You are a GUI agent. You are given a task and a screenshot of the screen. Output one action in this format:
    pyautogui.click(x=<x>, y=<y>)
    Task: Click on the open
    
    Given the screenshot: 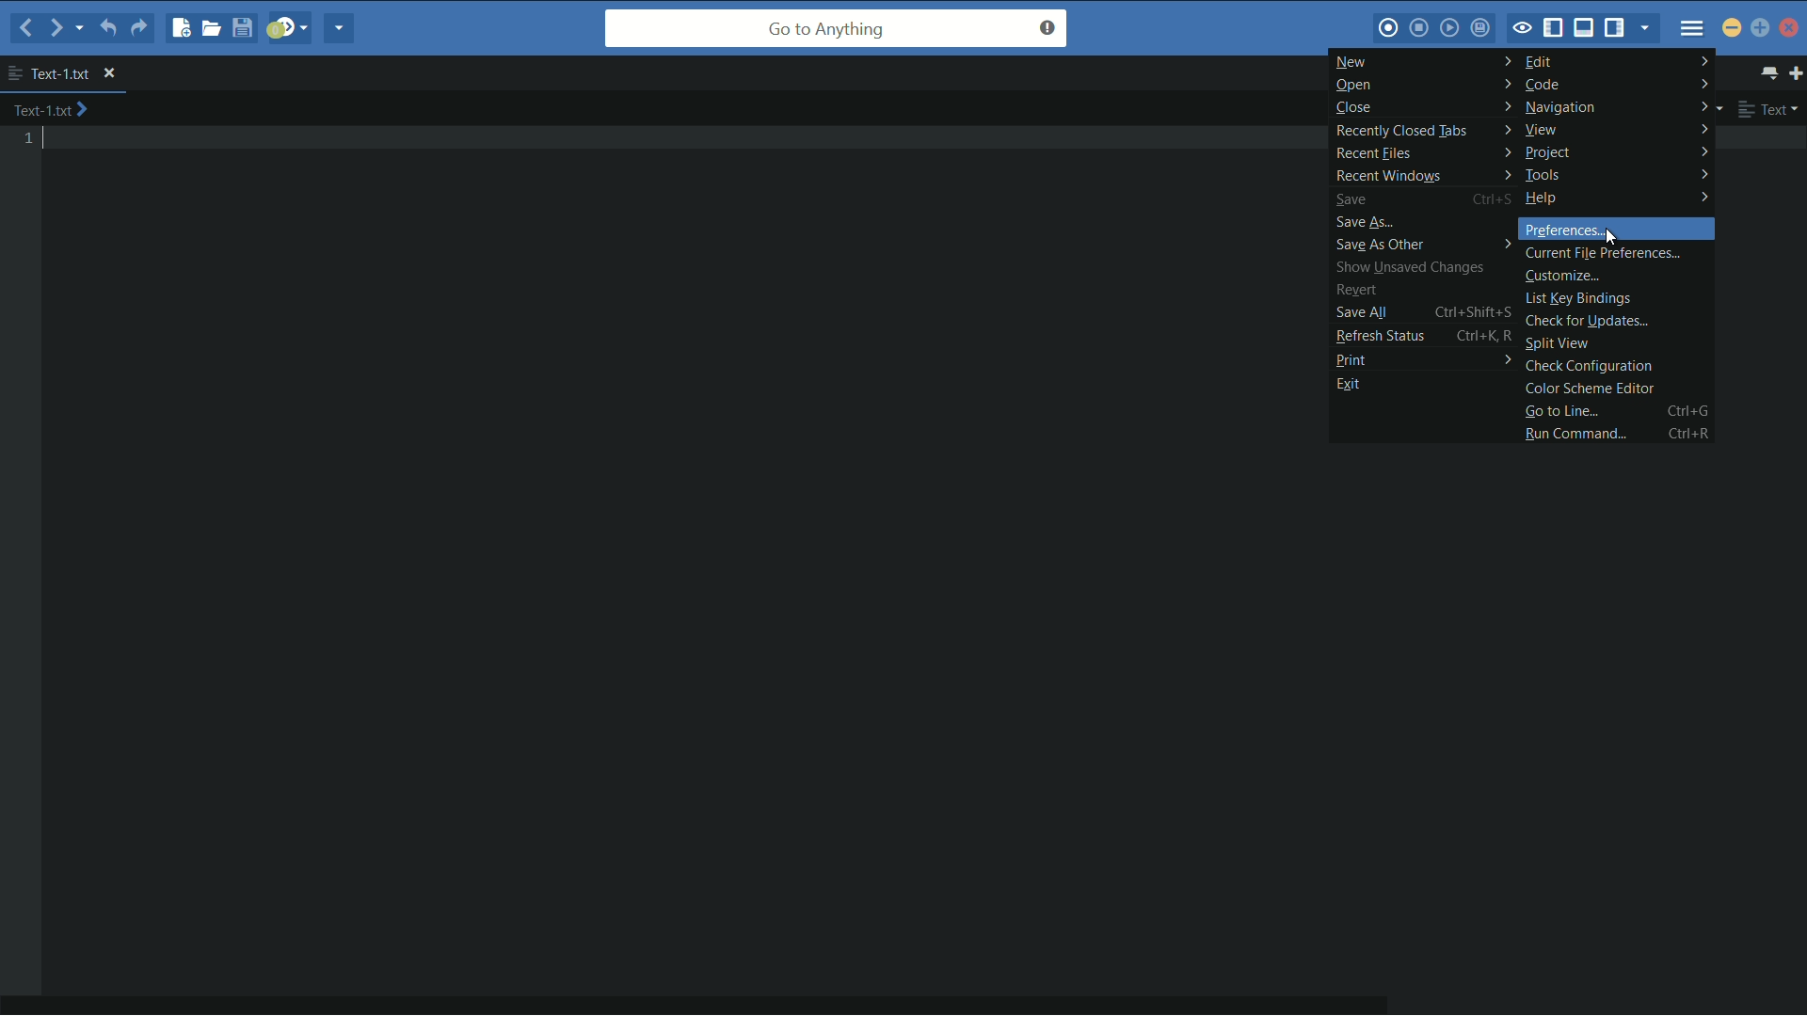 What is the action you would take?
    pyautogui.click(x=1420, y=85)
    